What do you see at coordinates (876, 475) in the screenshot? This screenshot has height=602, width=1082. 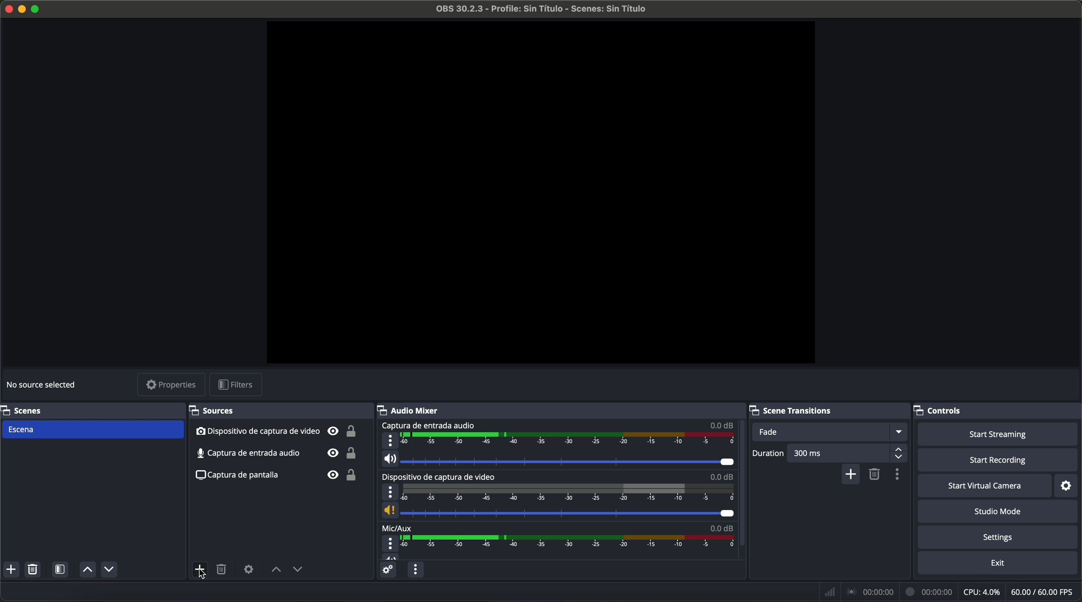 I see `remove configurable transition` at bounding box center [876, 475].